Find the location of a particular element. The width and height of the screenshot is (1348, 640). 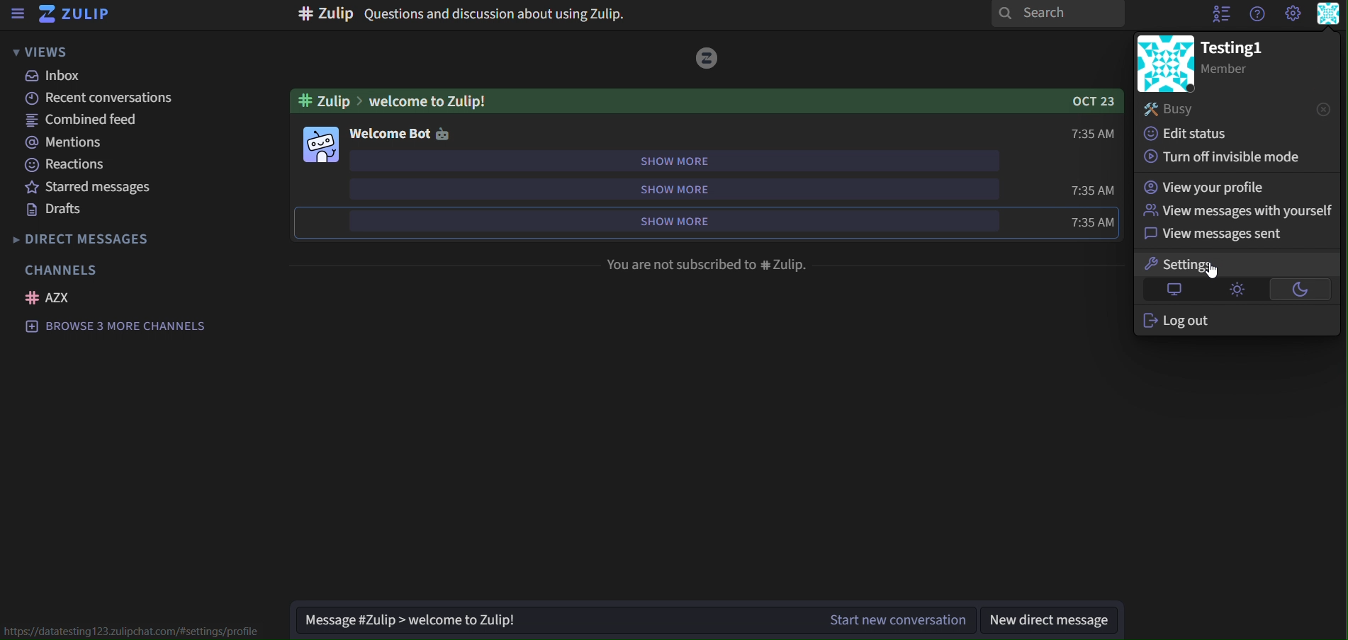

show more is located at coordinates (665, 224).